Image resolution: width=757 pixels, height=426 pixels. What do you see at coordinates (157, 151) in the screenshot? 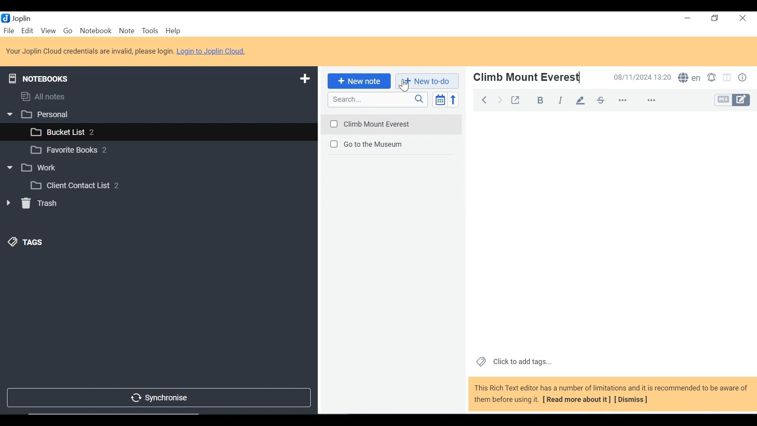
I see `Notebook` at bounding box center [157, 151].